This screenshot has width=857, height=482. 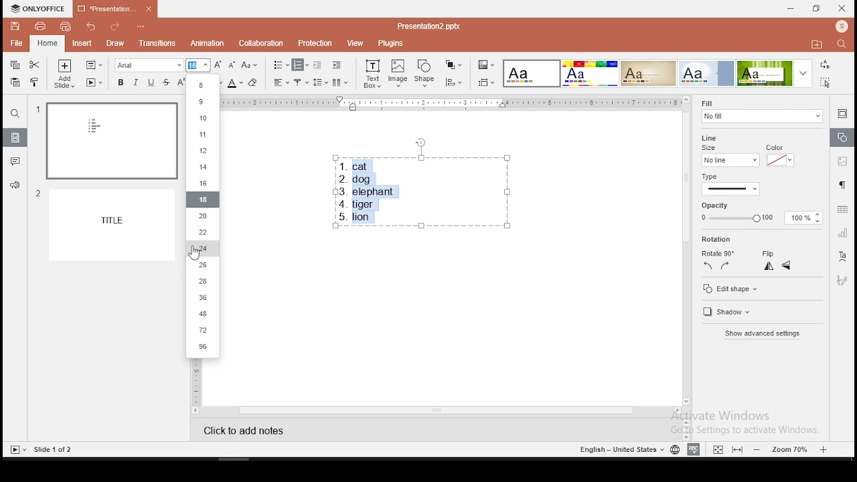 I want to click on 24, so click(x=202, y=248).